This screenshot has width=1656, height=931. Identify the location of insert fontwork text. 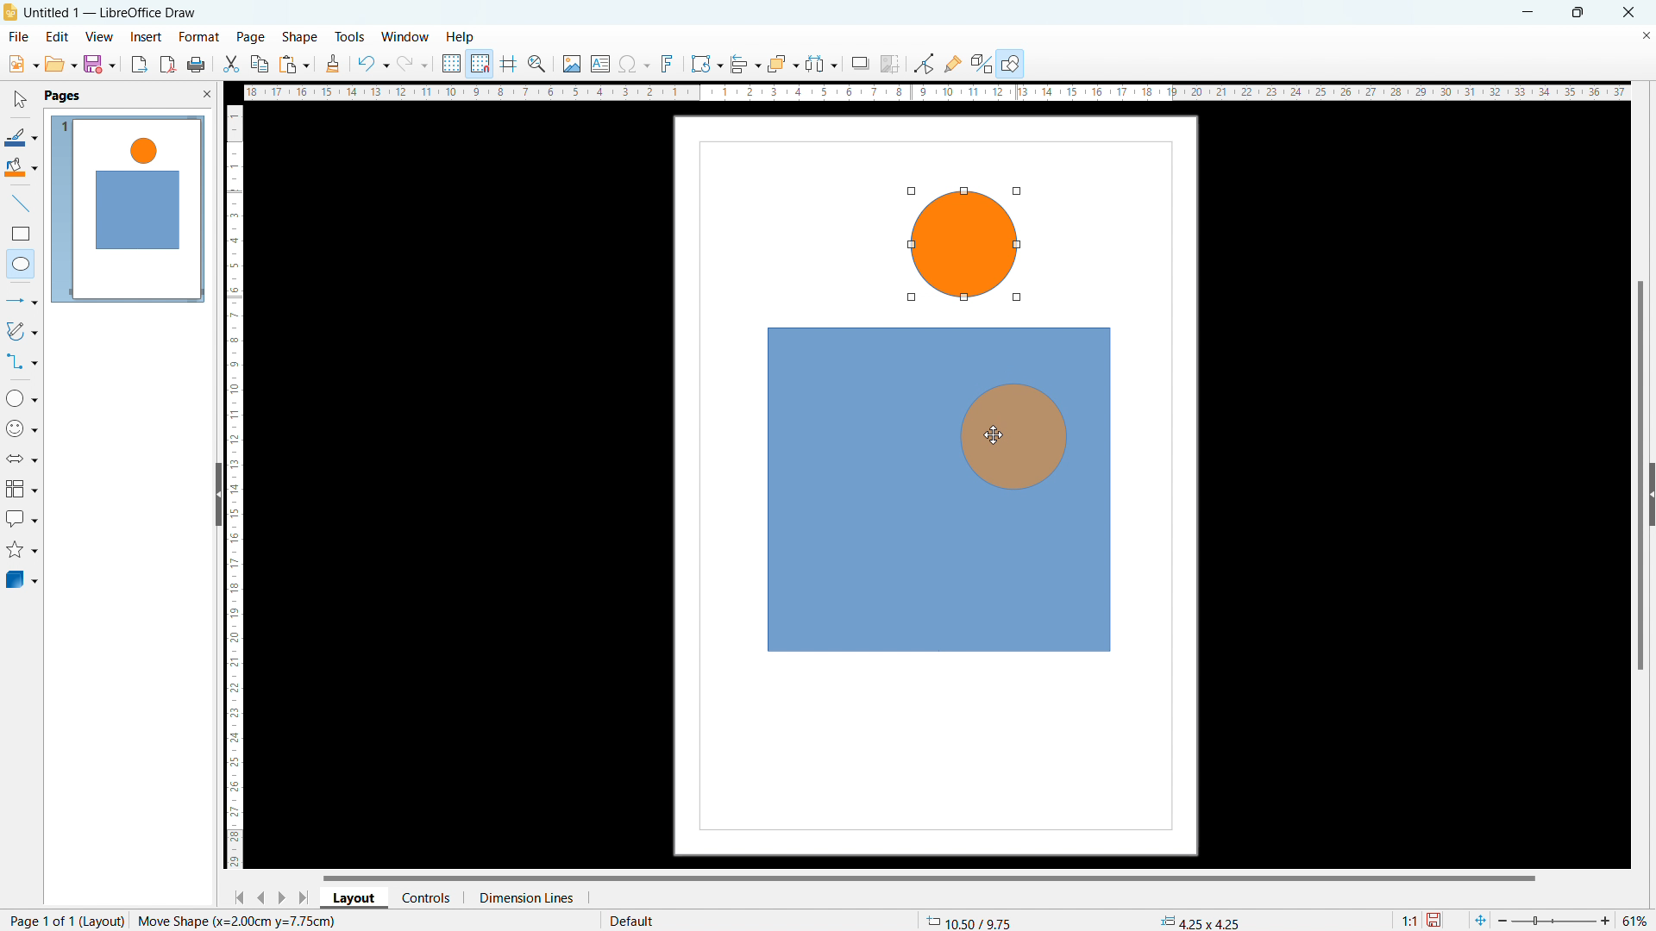
(668, 62).